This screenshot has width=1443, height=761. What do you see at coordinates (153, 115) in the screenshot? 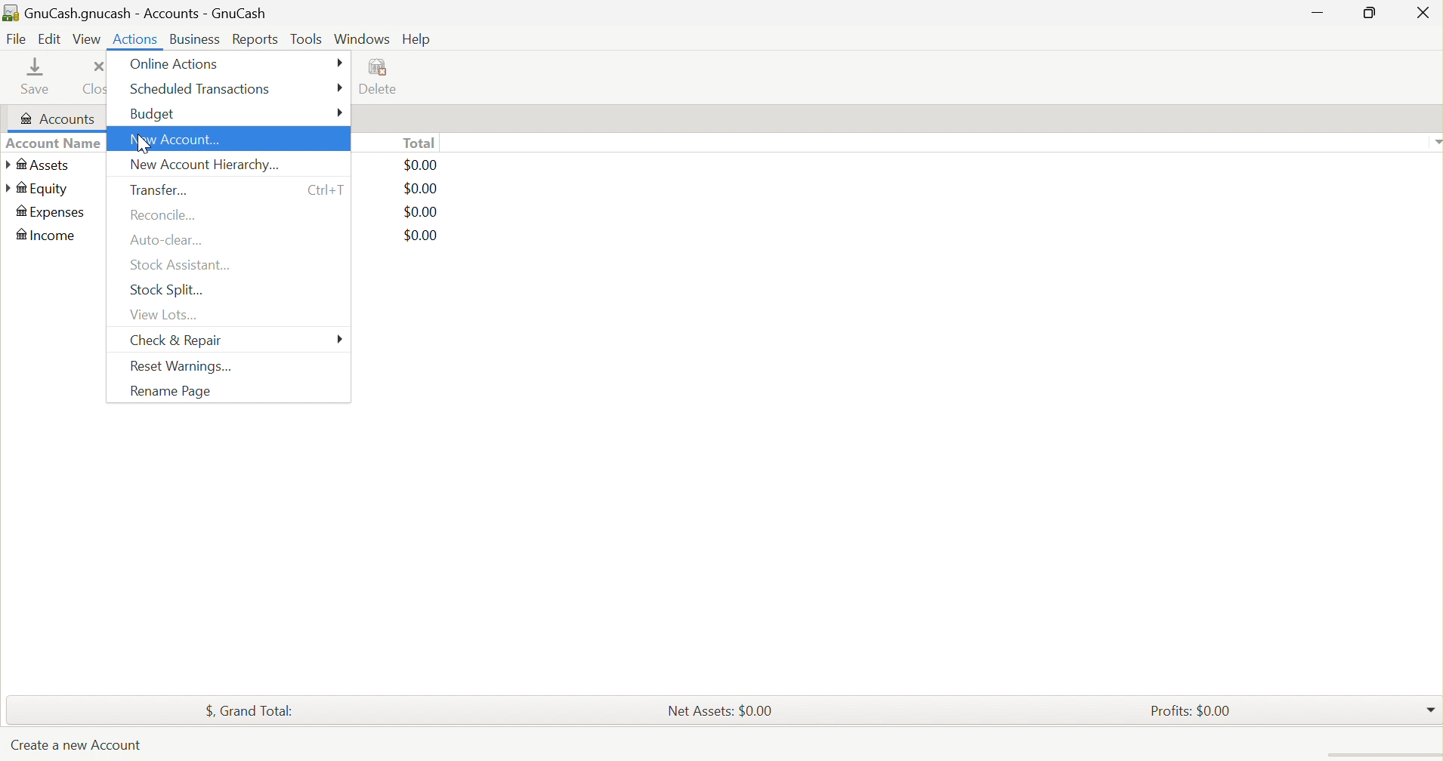
I see `Budget` at bounding box center [153, 115].